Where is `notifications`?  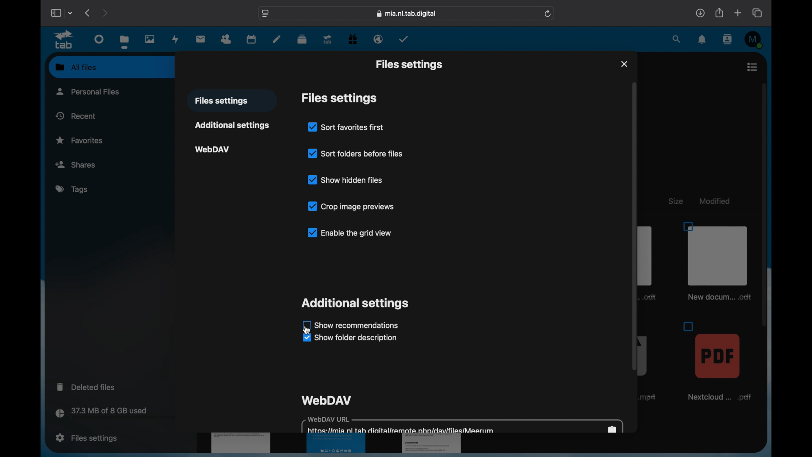
notifications is located at coordinates (702, 39).